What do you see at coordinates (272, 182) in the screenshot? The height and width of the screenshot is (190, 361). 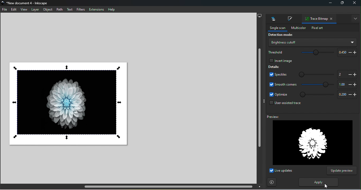 I see `Instructions` at bounding box center [272, 182].